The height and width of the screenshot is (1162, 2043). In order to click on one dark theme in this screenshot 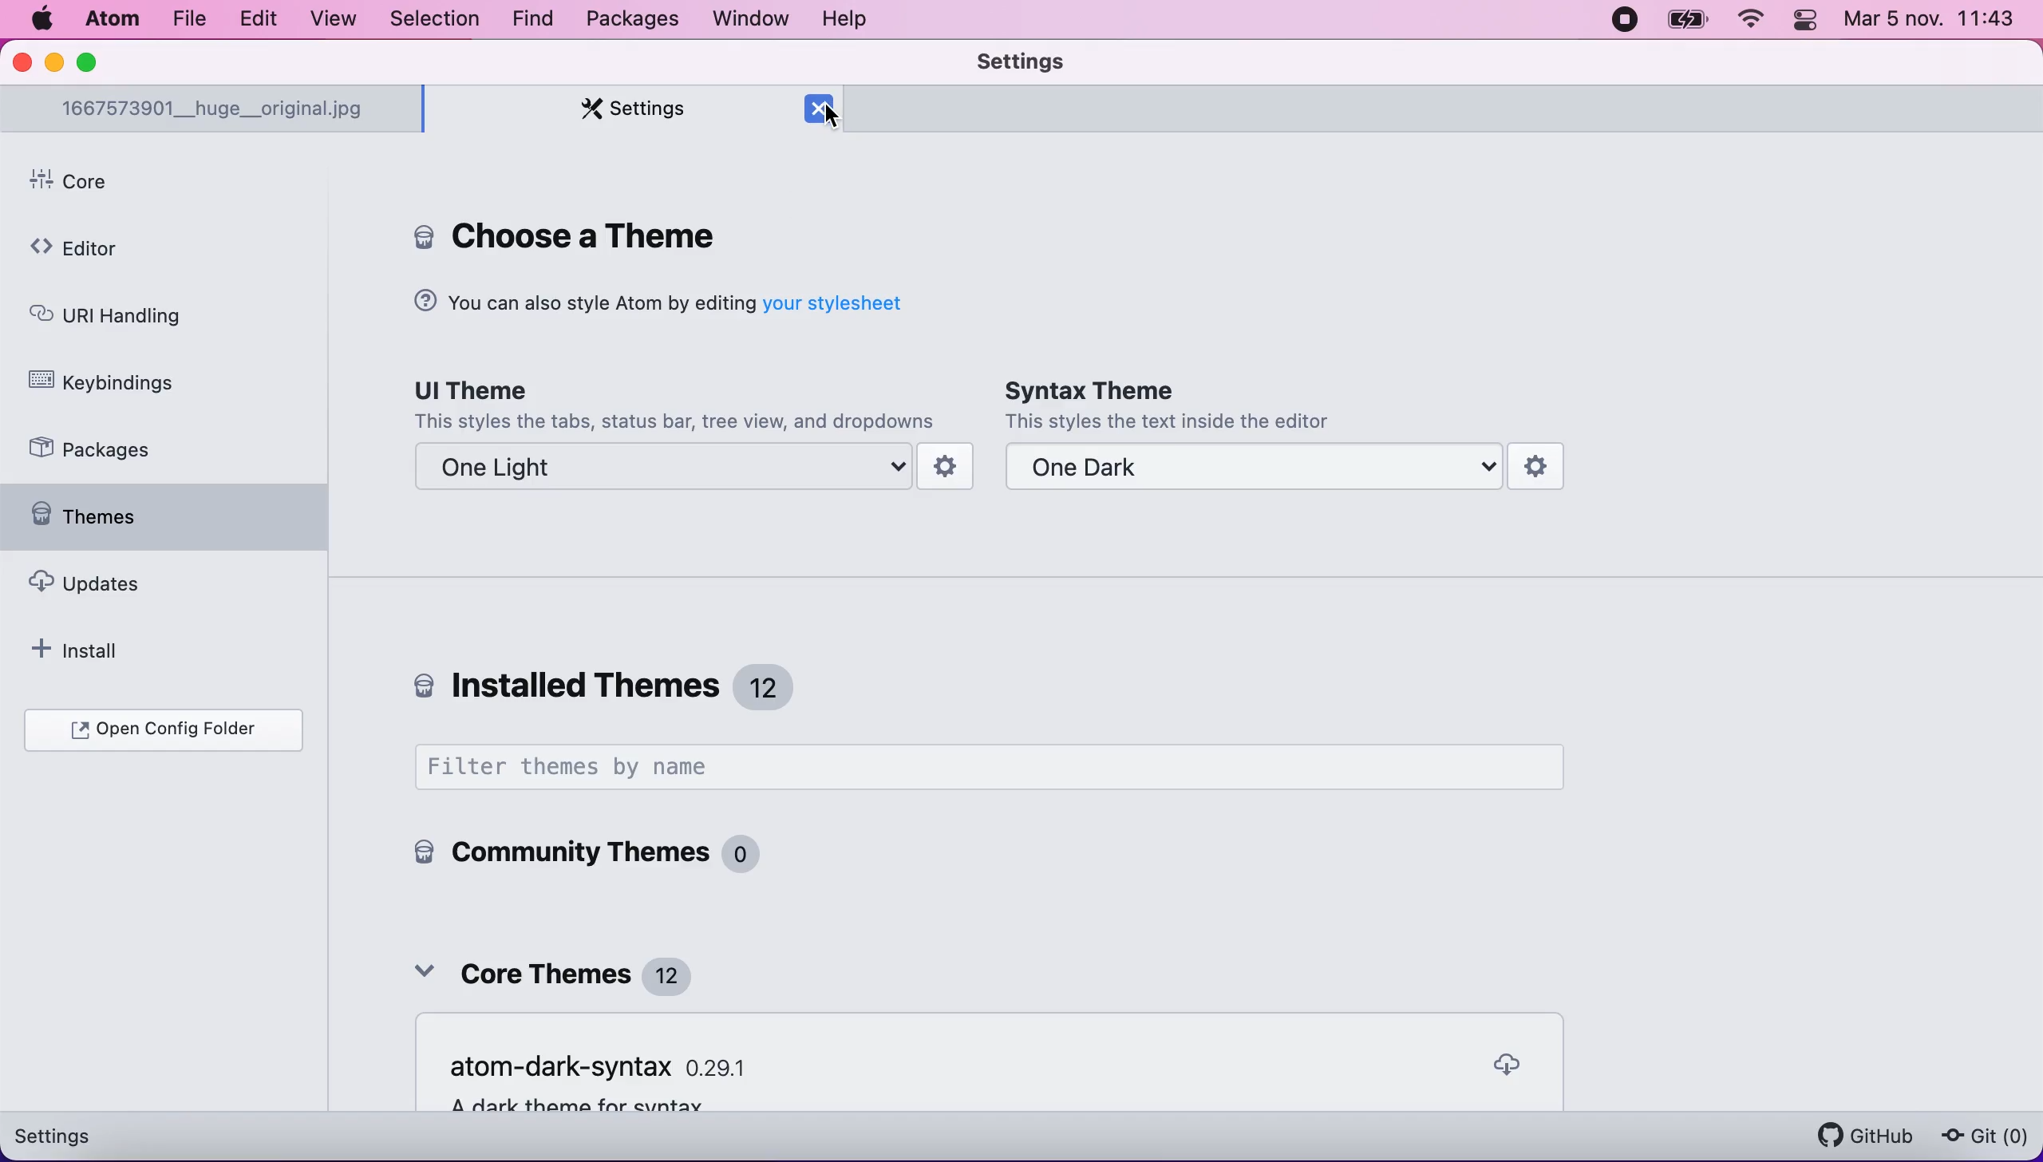, I will do `click(1281, 468)`.